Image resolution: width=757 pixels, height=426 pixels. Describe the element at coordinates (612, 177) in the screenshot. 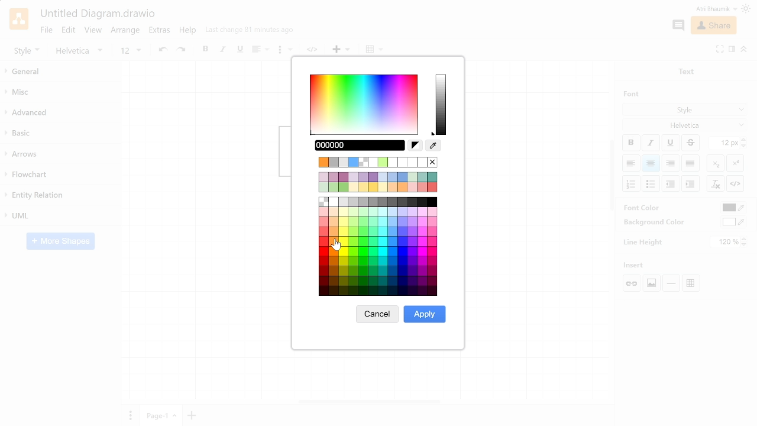

I see `Vertical scrollbar` at that location.